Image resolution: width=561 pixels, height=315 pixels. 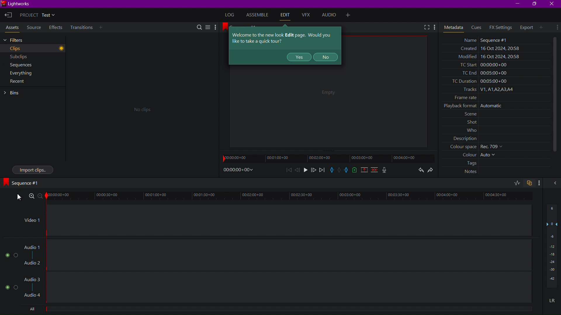 I want to click on Sequences, so click(x=18, y=65).